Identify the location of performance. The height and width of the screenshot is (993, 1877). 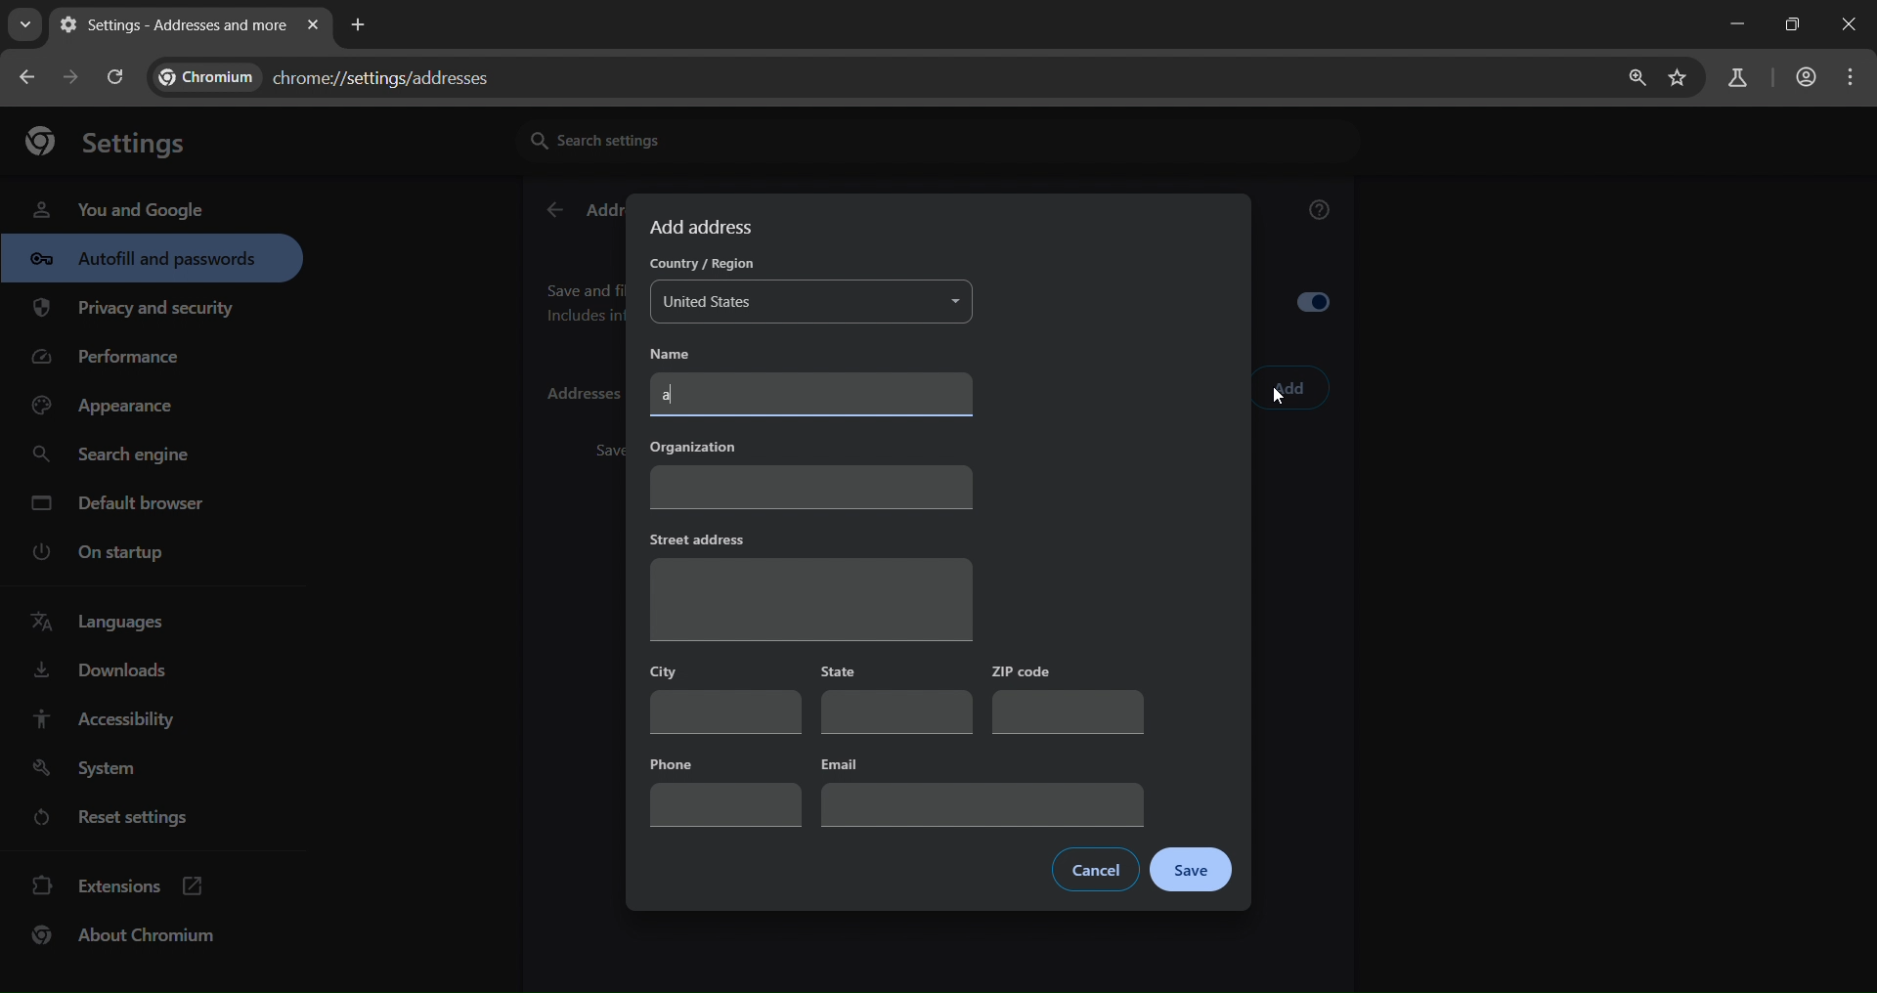
(113, 362).